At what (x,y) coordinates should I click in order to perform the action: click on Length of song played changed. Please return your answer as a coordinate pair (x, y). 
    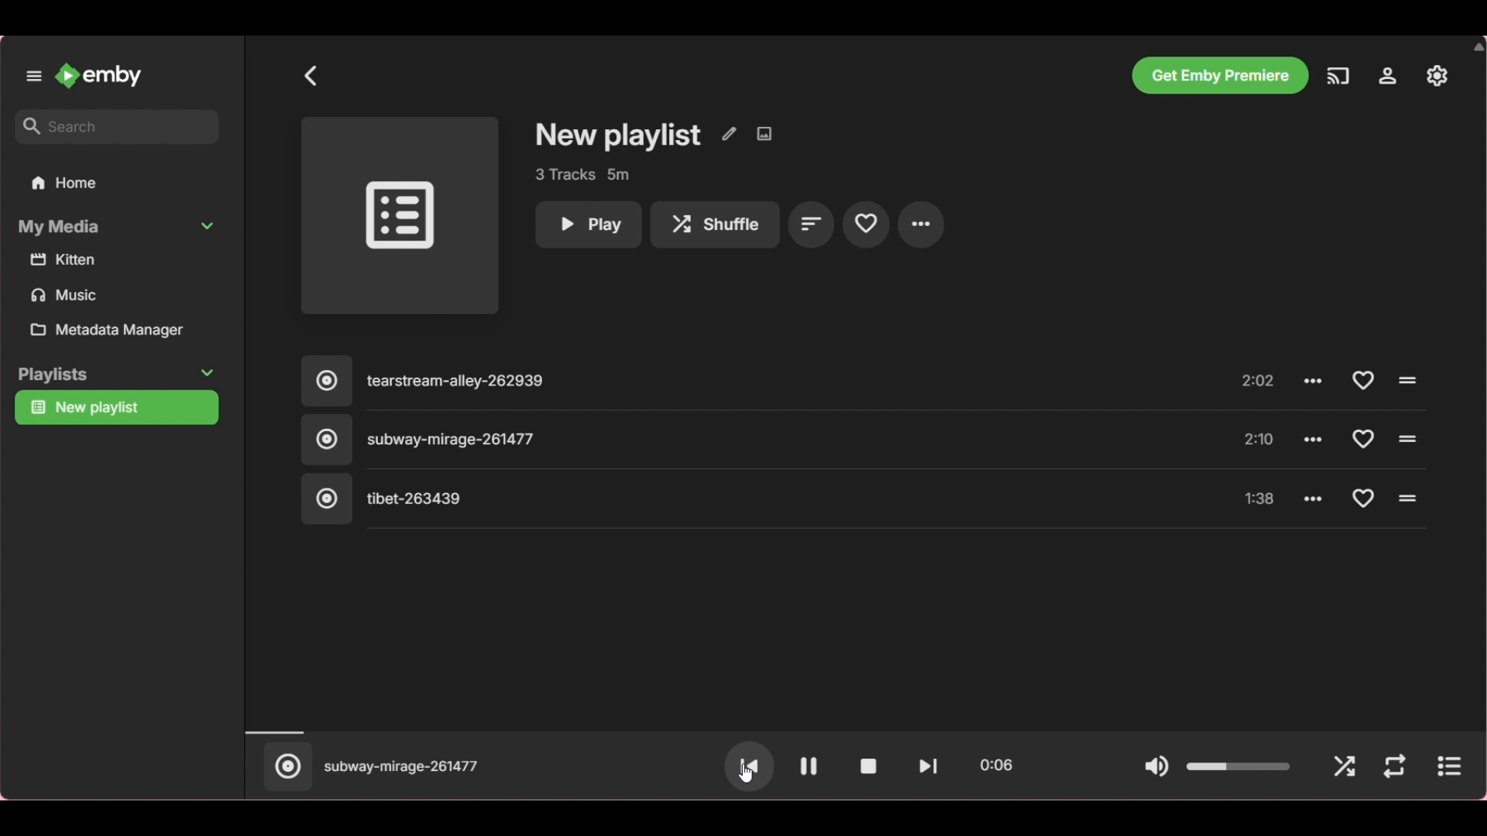
    Looking at the image, I should click on (860, 732).